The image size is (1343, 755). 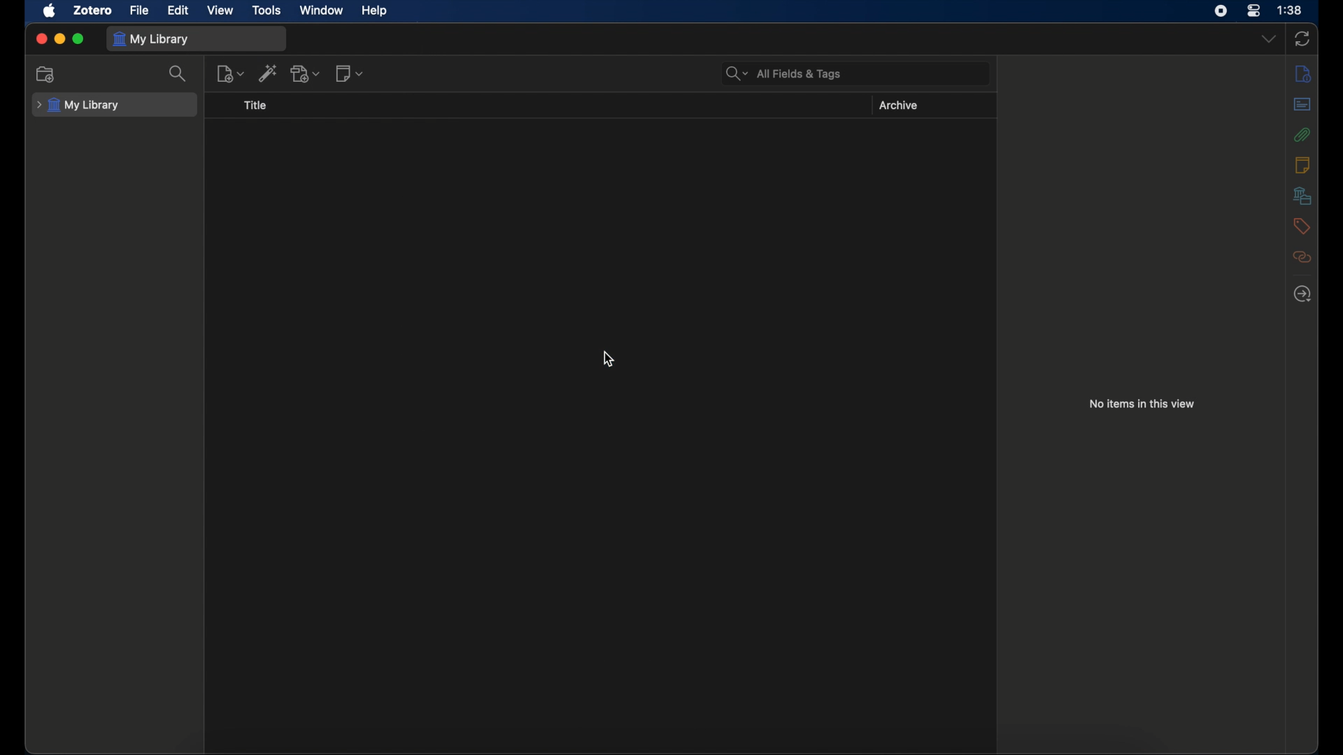 I want to click on view, so click(x=220, y=10).